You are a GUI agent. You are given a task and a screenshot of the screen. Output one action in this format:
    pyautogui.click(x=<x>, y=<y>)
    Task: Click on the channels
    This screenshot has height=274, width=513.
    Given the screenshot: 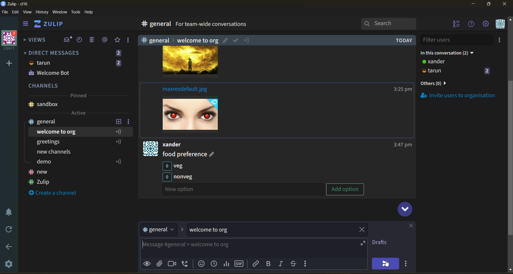 What is the action you would take?
    pyautogui.click(x=77, y=86)
    